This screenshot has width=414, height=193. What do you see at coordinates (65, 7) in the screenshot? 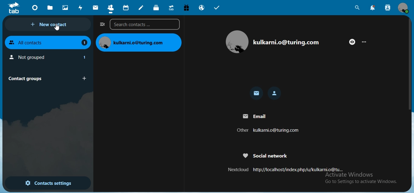
I see `photos` at bounding box center [65, 7].